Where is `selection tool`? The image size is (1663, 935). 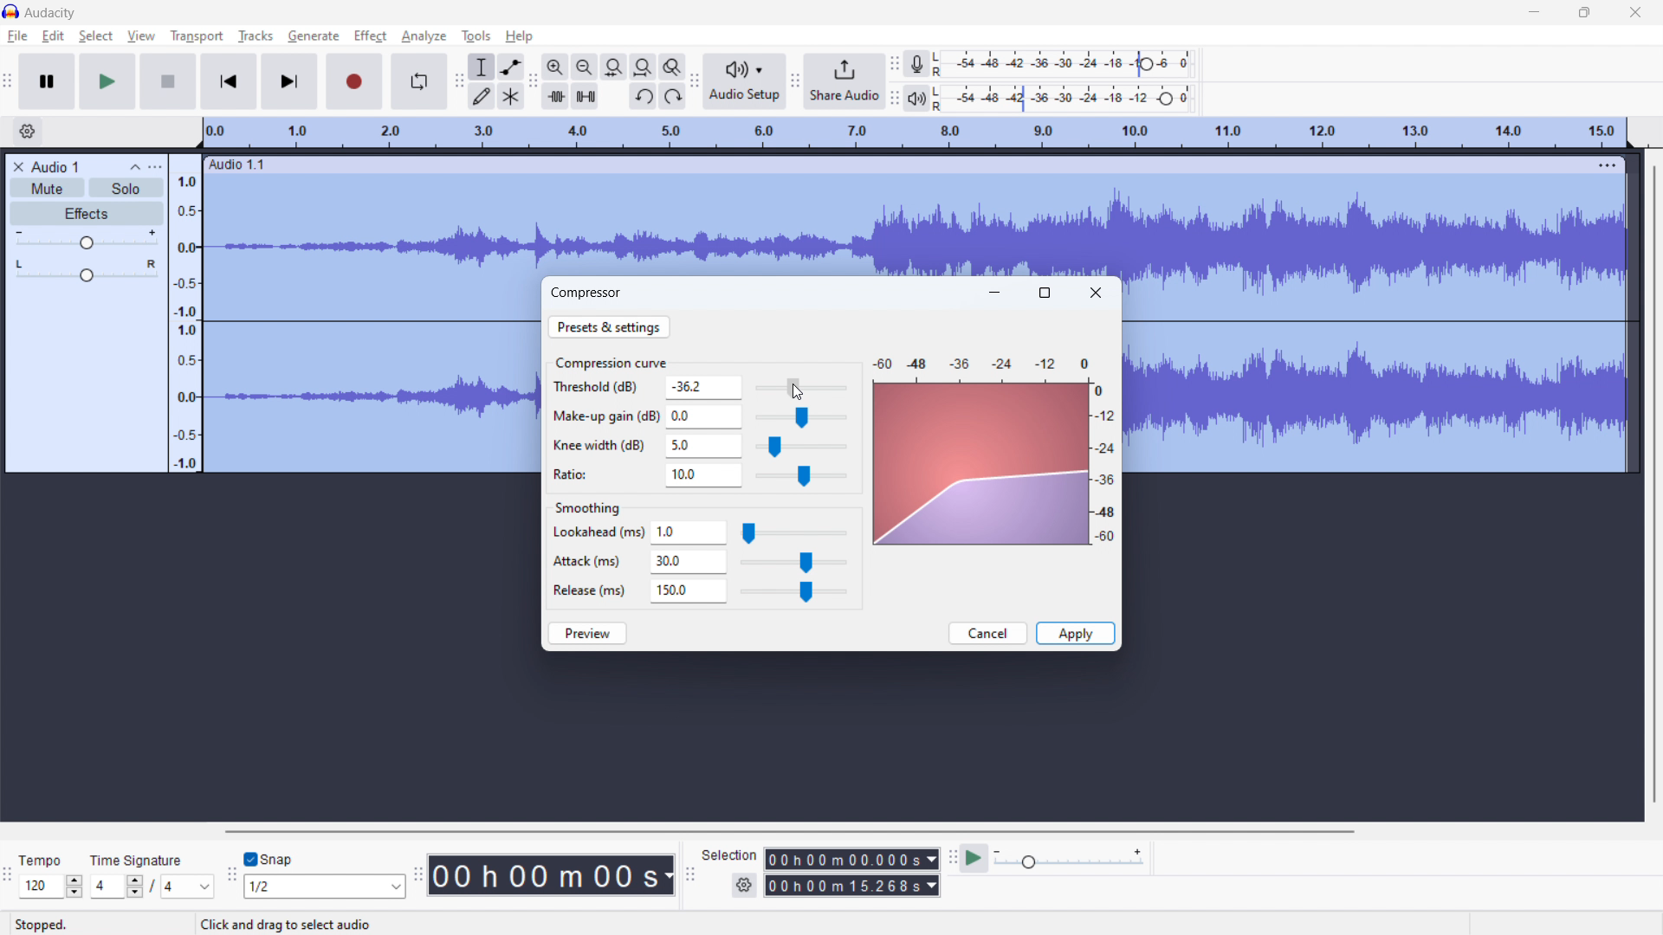 selection tool is located at coordinates (482, 68).